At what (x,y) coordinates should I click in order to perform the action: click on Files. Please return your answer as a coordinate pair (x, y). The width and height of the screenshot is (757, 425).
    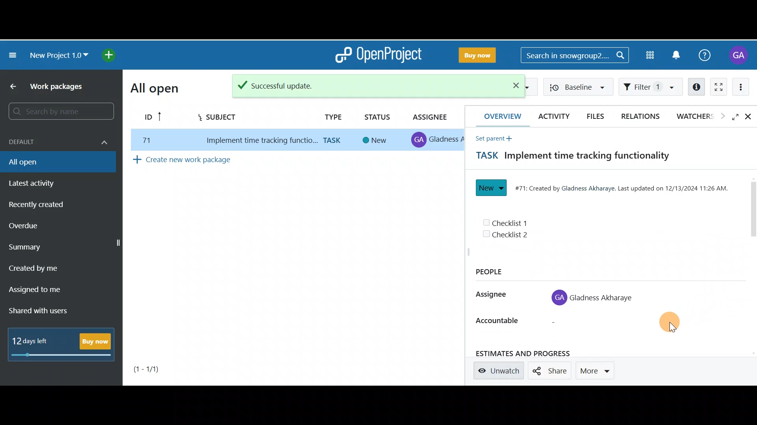
    Looking at the image, I should click on (598, 116).